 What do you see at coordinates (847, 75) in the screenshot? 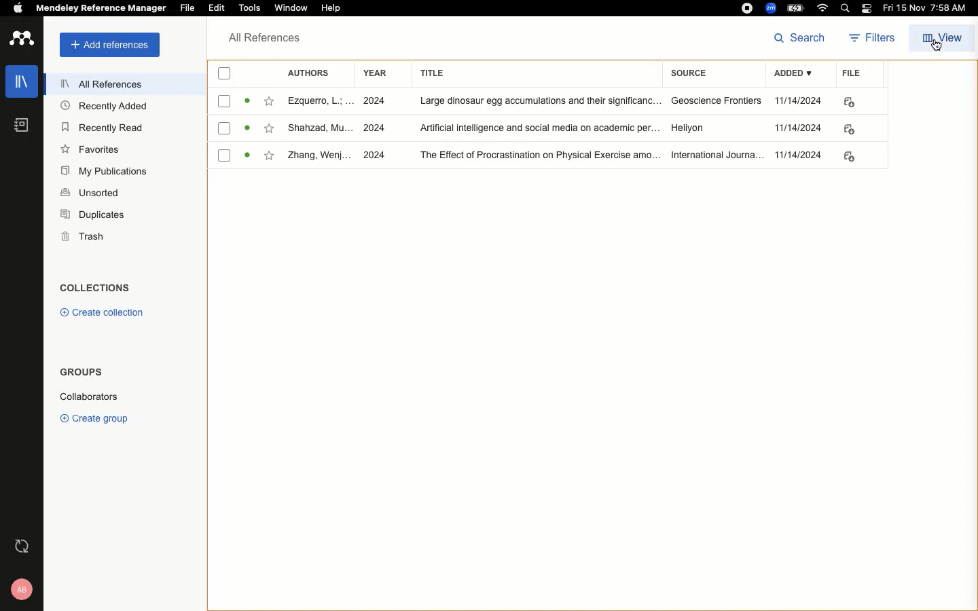
I see `File` at bounding box center [847, 75].